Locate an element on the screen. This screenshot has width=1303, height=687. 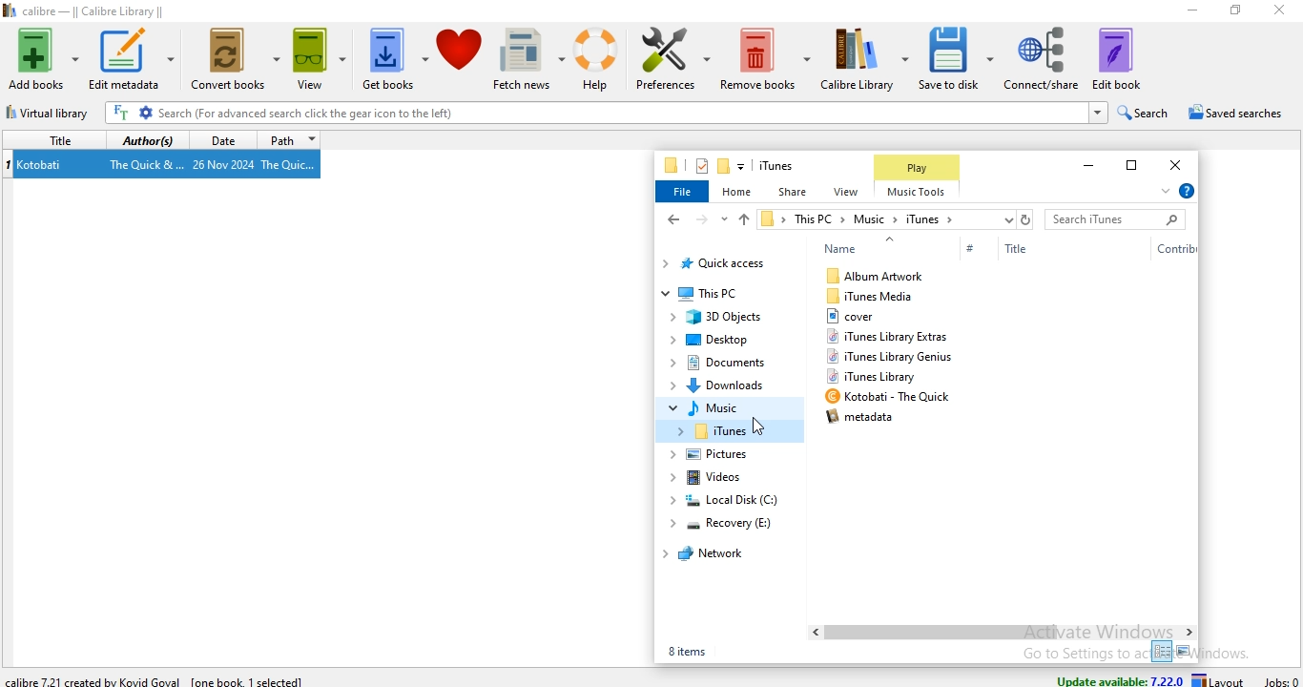
calibre library is located at coordinates (865, 58).